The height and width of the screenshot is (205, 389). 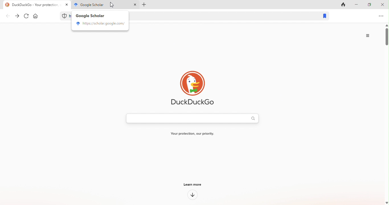 What do you see at coordinates (189, 134) in the screenshot?
I see `text` at bounding box center [189, 134].